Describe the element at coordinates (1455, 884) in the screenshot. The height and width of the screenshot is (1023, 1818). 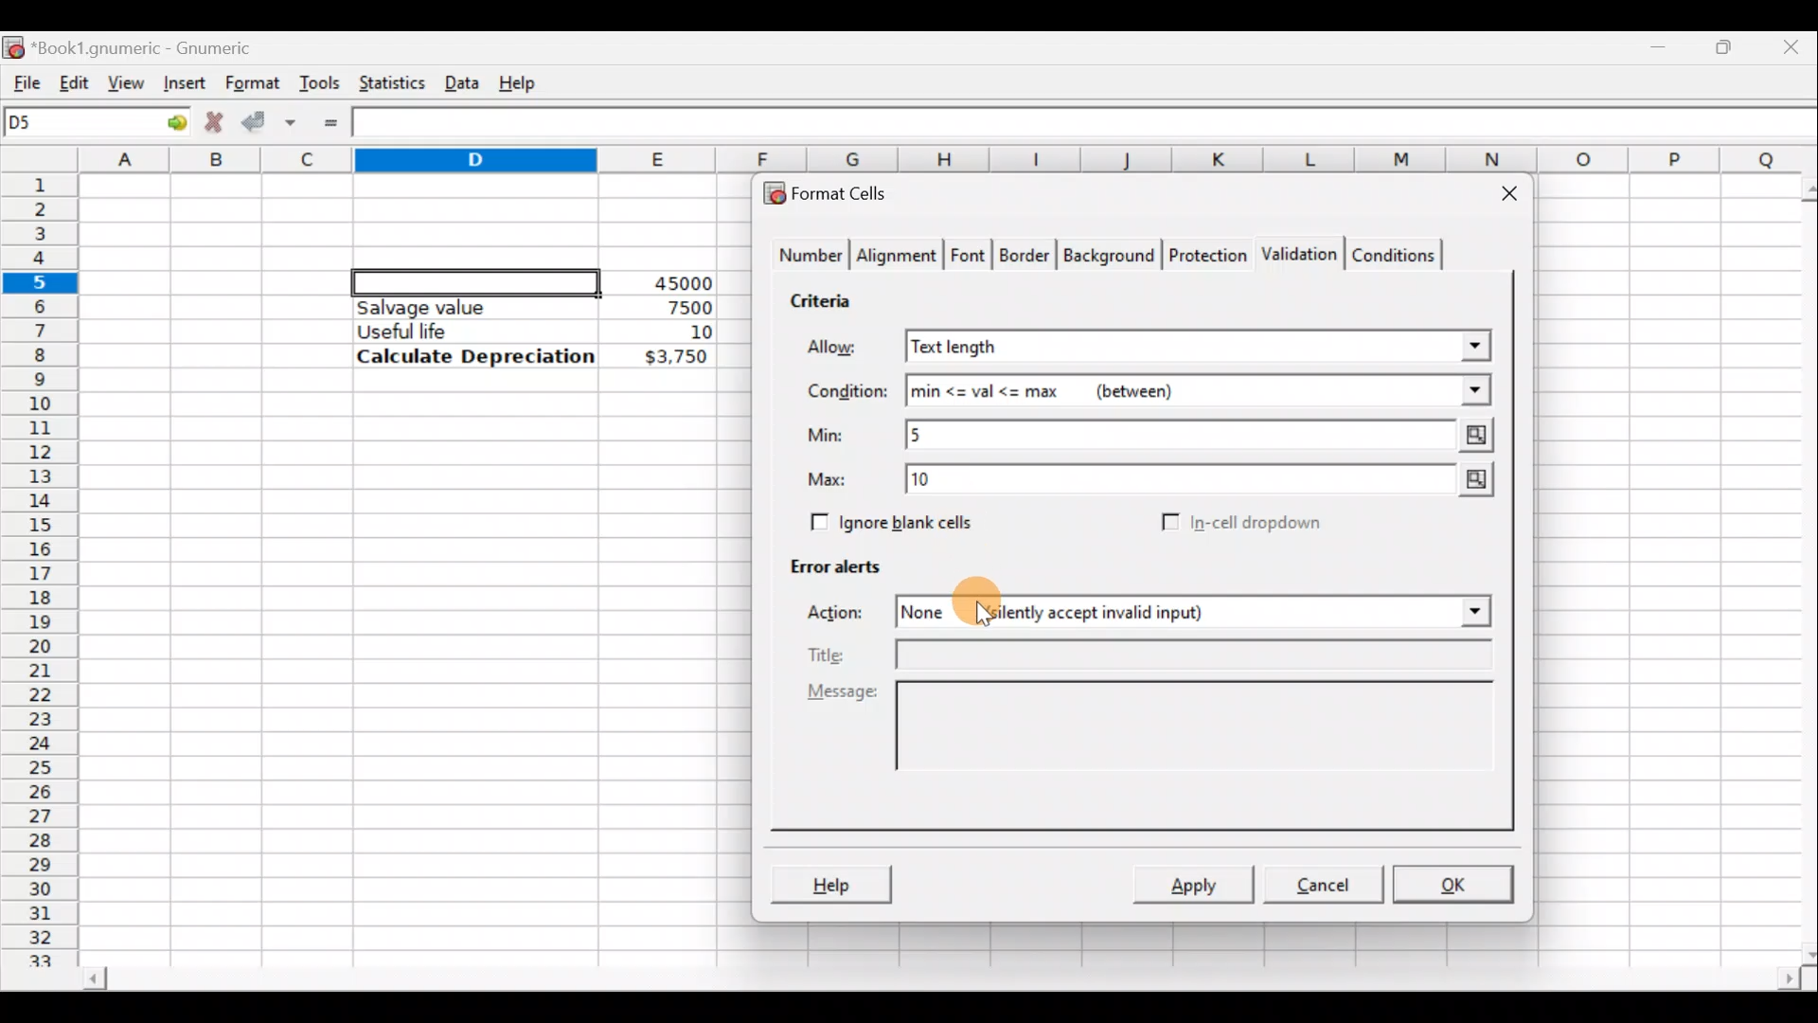
I see `OK` at that location.